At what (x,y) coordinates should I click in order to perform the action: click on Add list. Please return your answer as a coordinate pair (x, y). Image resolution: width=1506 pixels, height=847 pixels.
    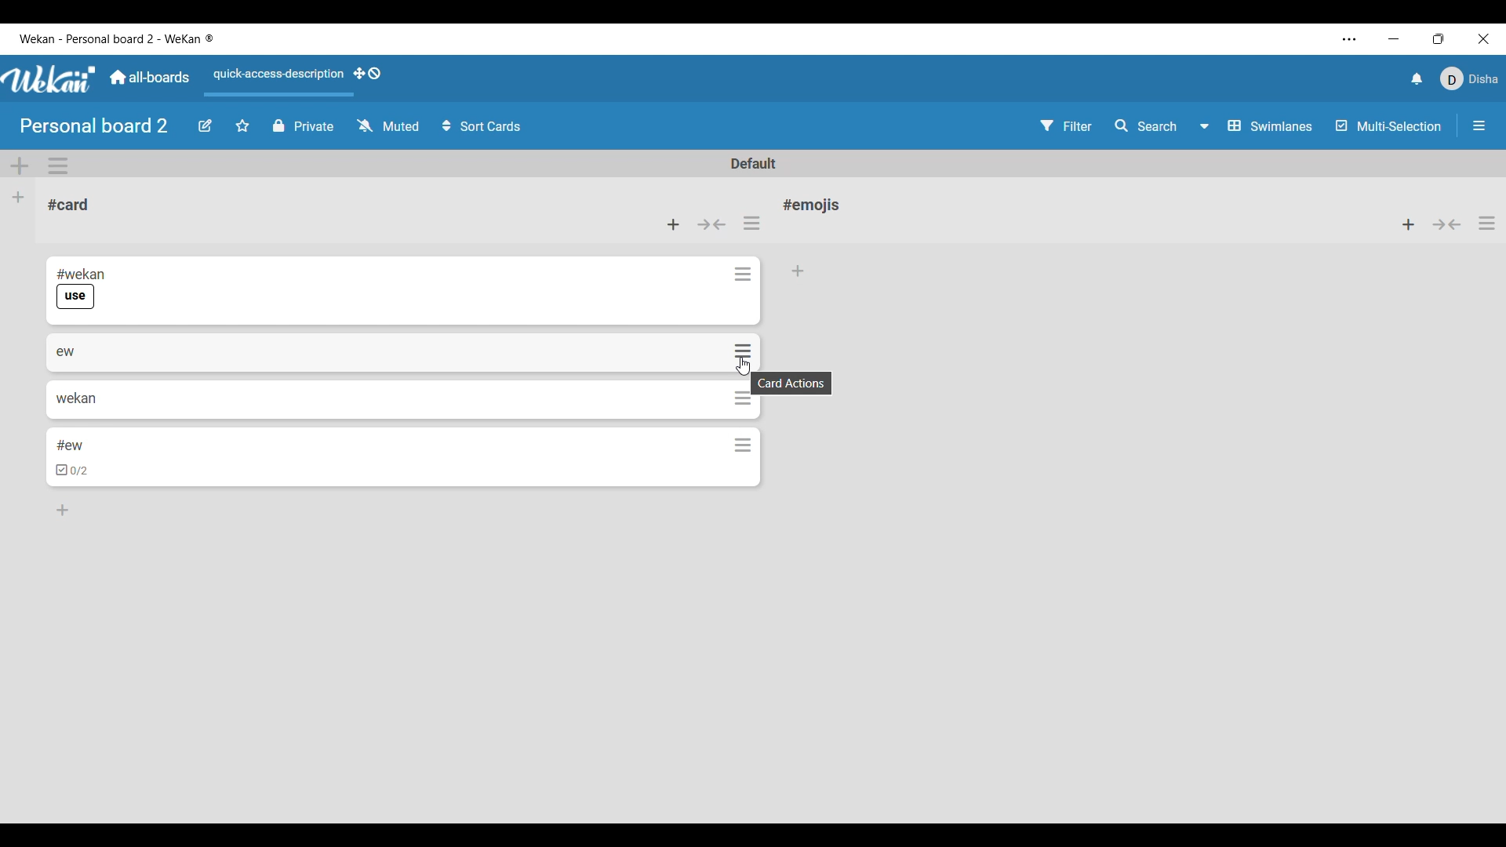
    Looking at the image, I should click on (18, 198).